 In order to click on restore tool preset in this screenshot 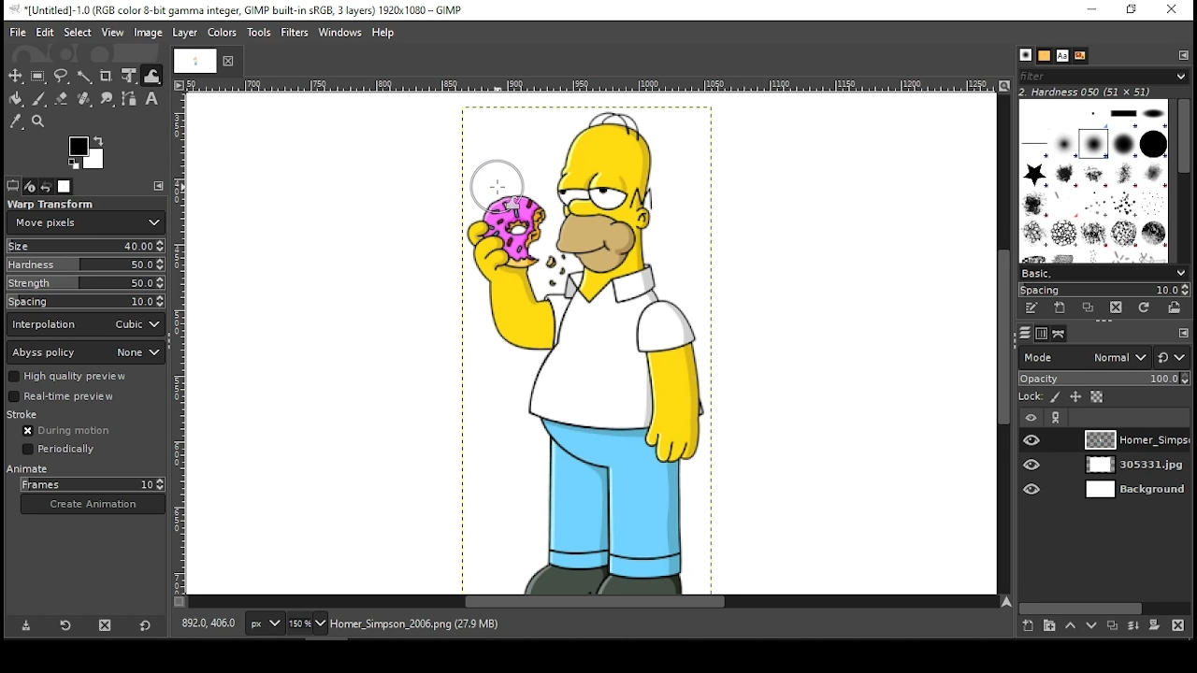, I will do `click(65, 624)`.